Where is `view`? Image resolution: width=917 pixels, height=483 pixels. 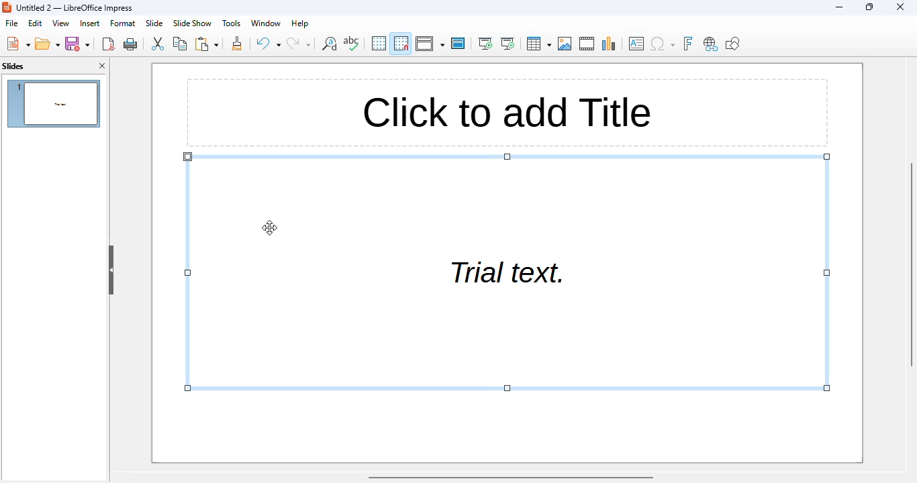 view is located at coordinates (61, 23).